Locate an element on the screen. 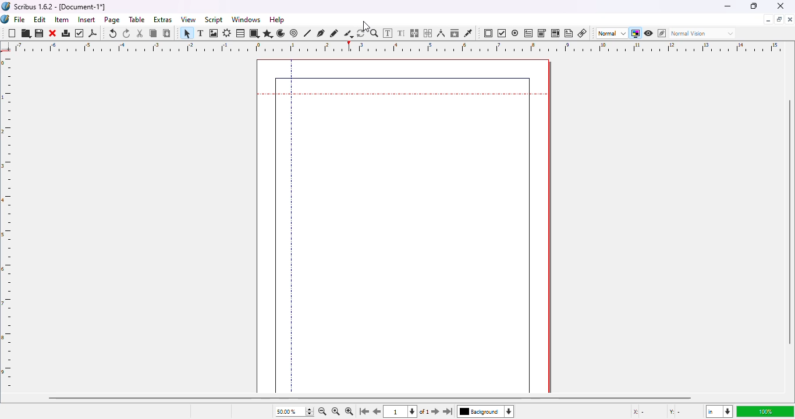 Image resolution: width=795 pixels, height=419 pixels. render frame is located at coordinates (227, 33).